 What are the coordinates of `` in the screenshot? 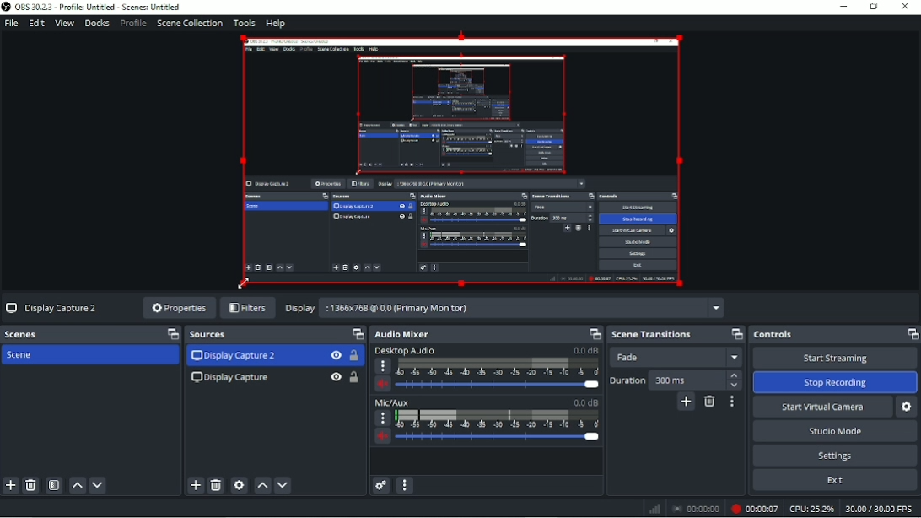 It's located at (83, 775).